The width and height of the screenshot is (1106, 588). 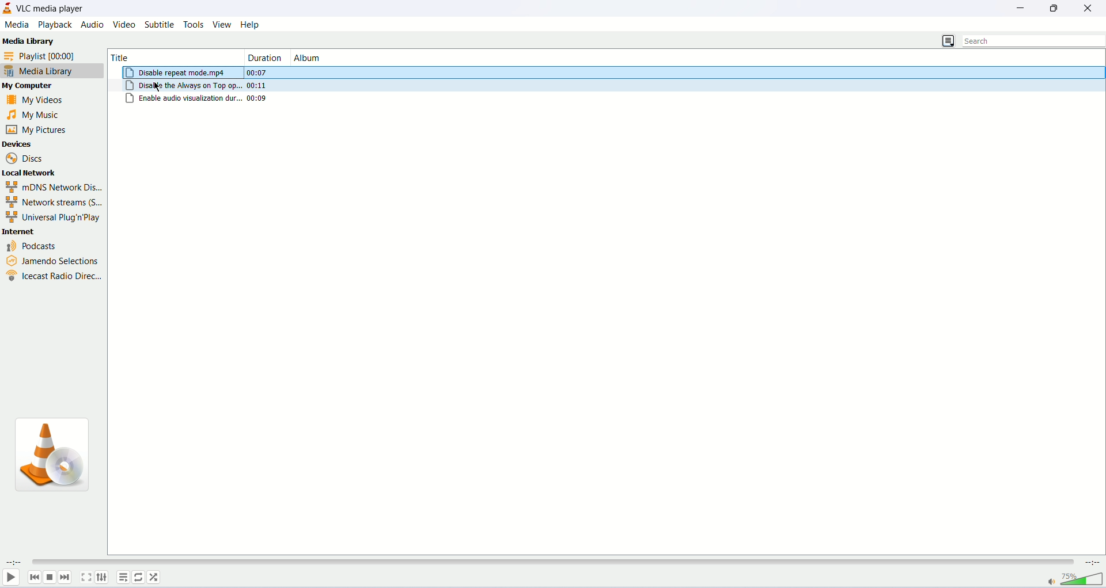 What do you see at coordinates (153, 577) in the screenshot?
I see `random` at bounding box center [153, 577].